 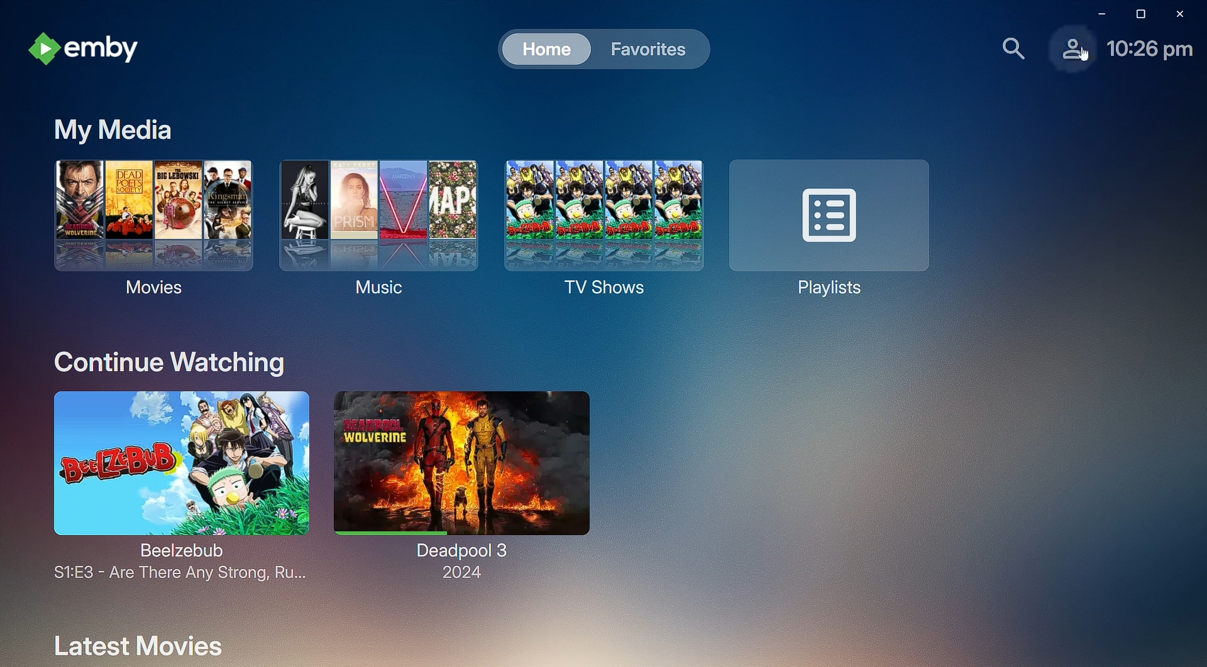 I want to click on Restore, so click(x=1138, y=14).